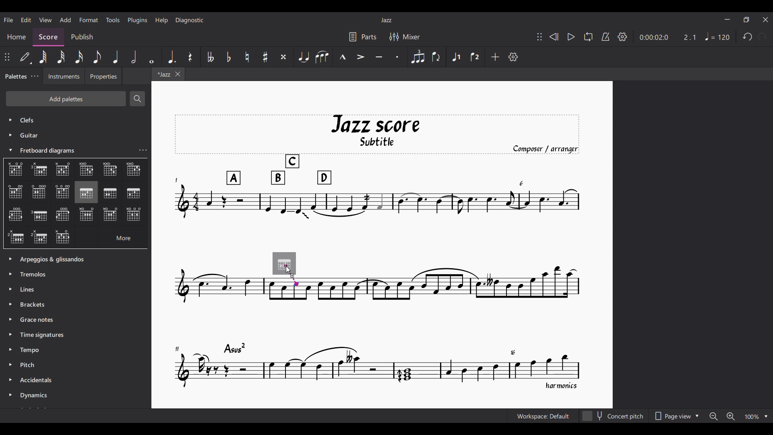  I want to click on Indicates addition, so click(292, 275).